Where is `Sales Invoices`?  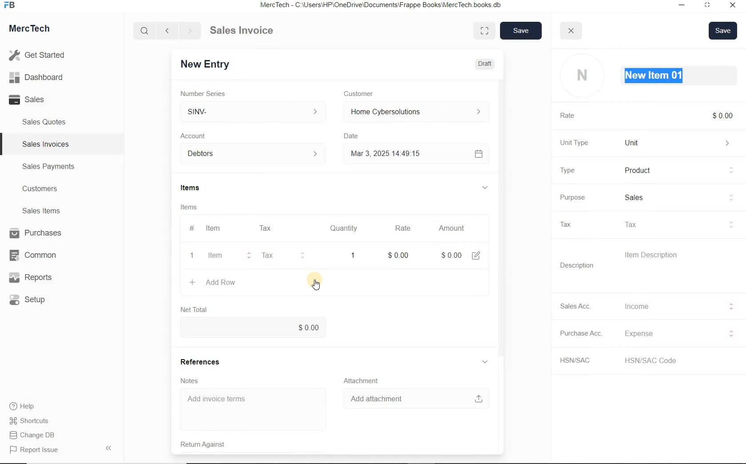
Sales Invoices is located at coordinates (46, 144).